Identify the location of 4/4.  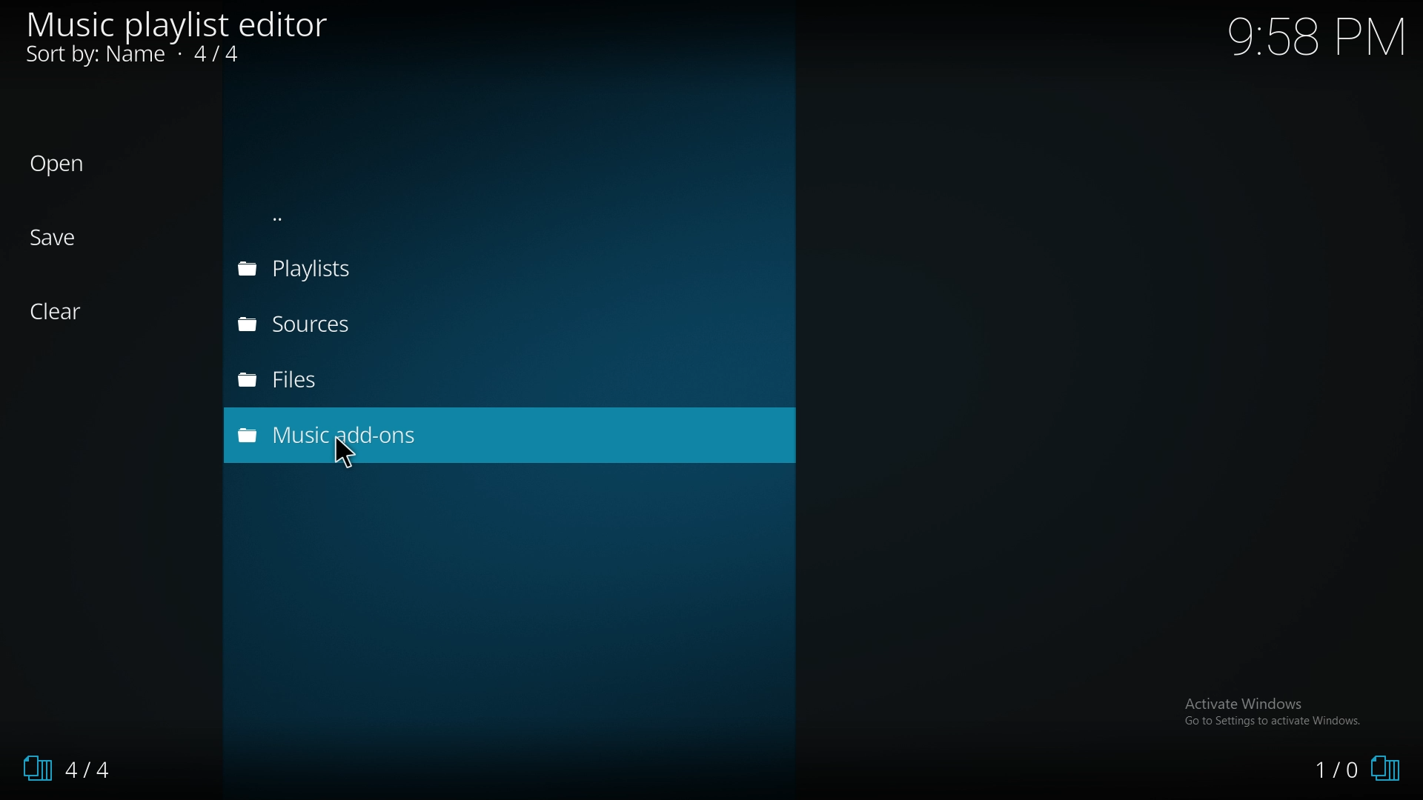
(75, 767).